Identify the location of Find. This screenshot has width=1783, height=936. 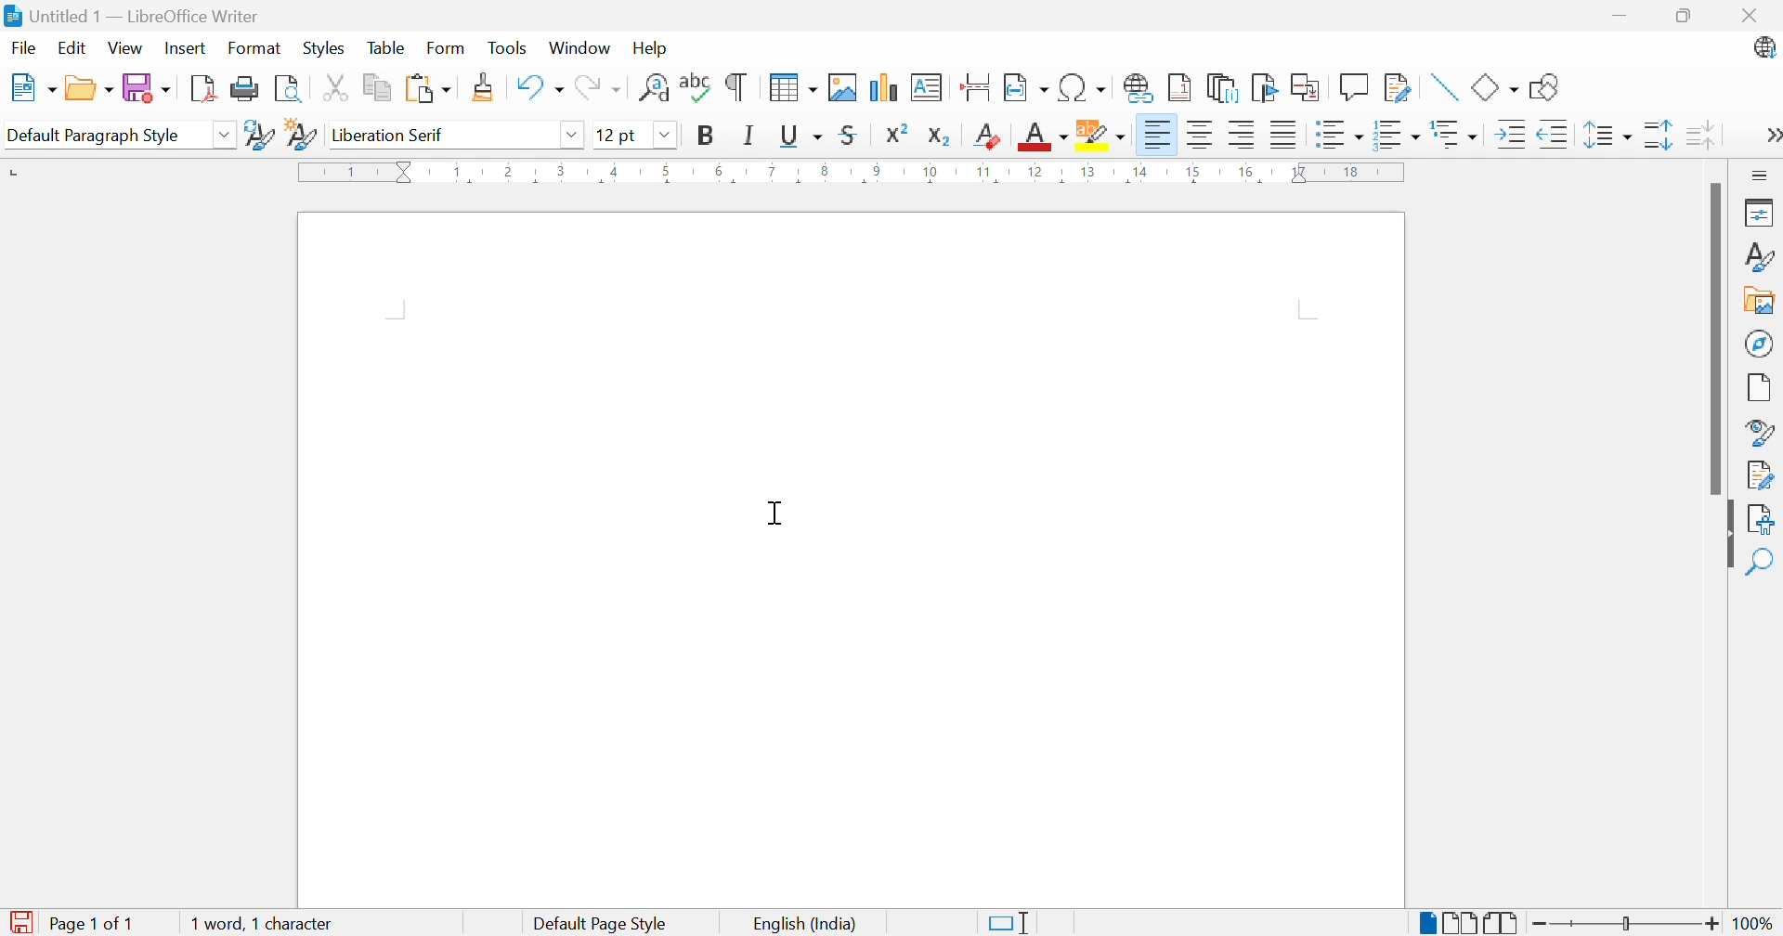
(1763, 562).